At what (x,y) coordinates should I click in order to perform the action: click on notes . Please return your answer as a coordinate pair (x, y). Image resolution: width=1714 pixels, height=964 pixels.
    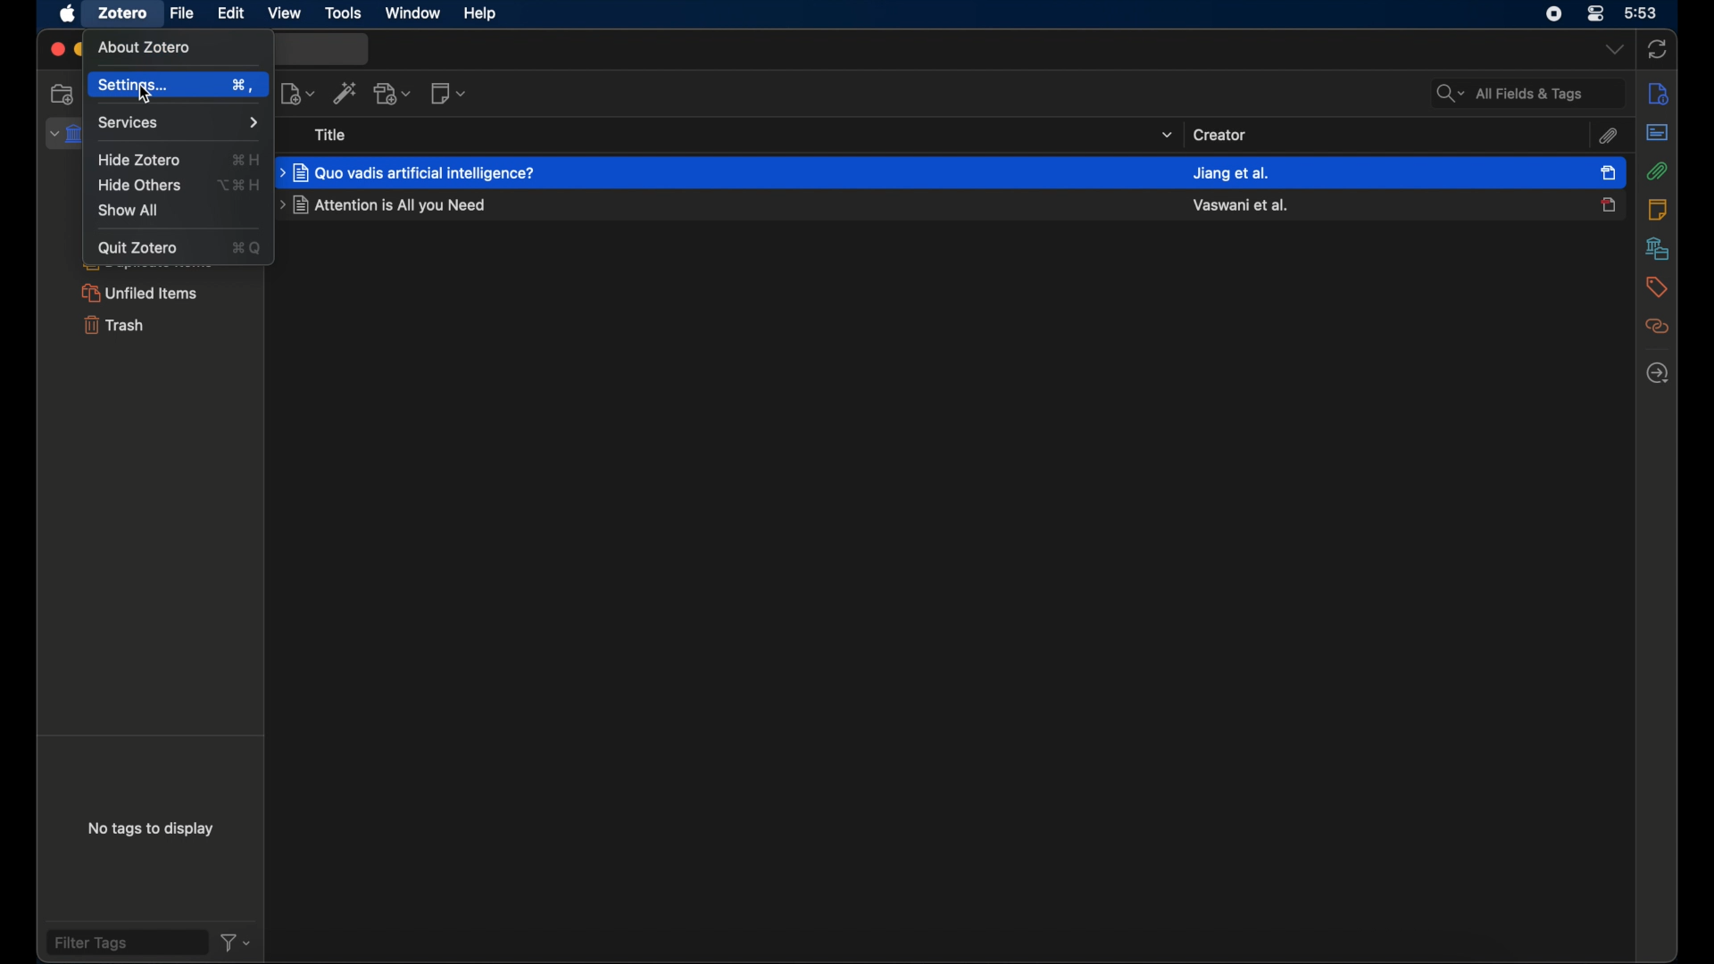
    Looking at the image, I should click on (1657, 209).